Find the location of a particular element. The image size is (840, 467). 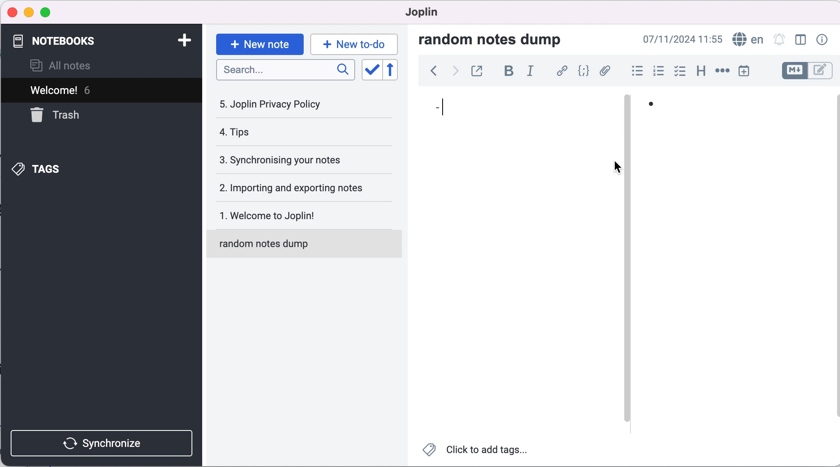

add notebook is located at coordinates (180, 42).